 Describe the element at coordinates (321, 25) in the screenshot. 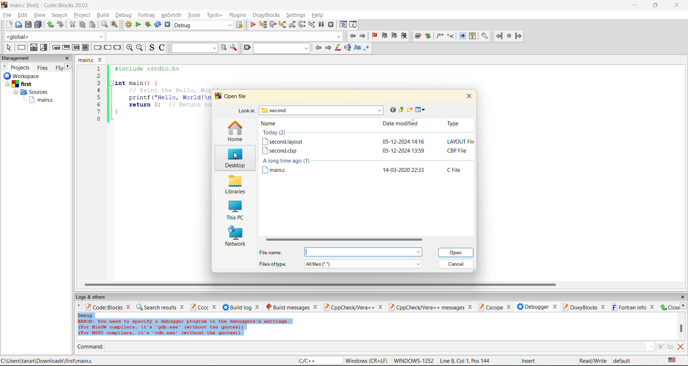

I see `break debugger` at that location.